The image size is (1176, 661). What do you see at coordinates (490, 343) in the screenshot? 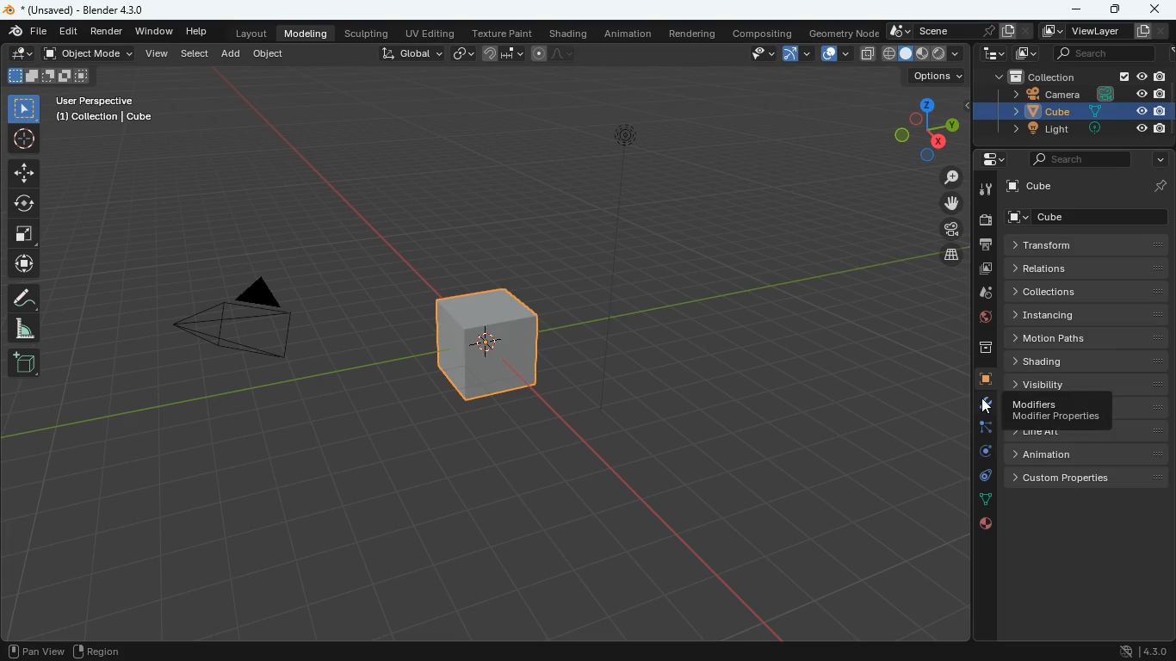
I see `cube` at bounding box center [490, 343].